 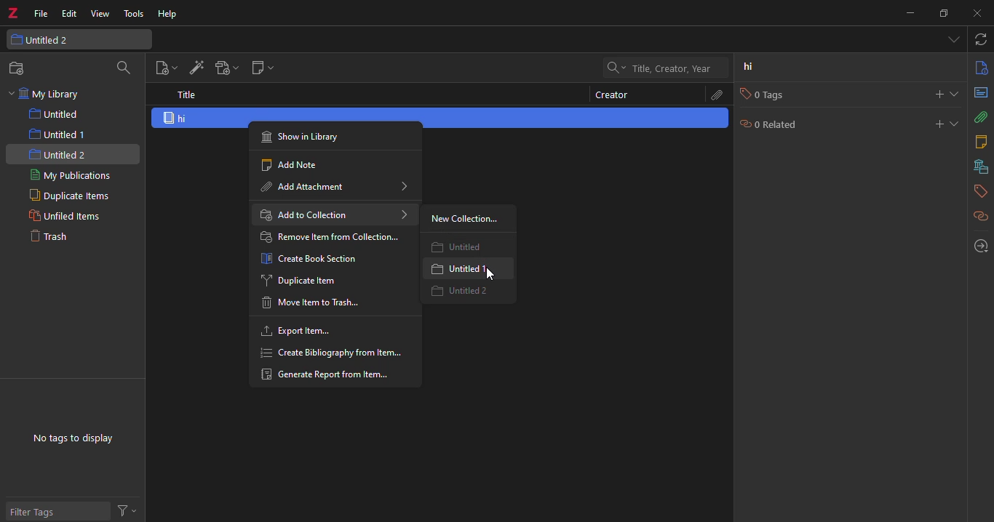 What do you see at coordinates (287, 165) in the screenshot?
I see `add note` at bounding box center [287, 165].